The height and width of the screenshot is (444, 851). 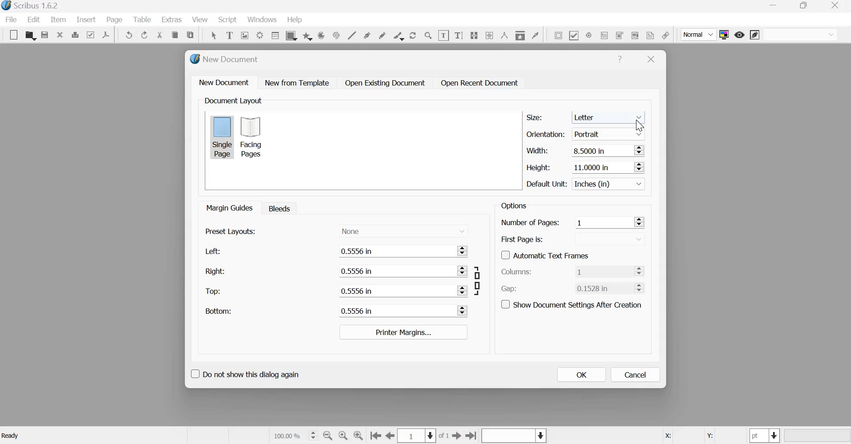 I want to click on Letter, so click(x=610, y=116).